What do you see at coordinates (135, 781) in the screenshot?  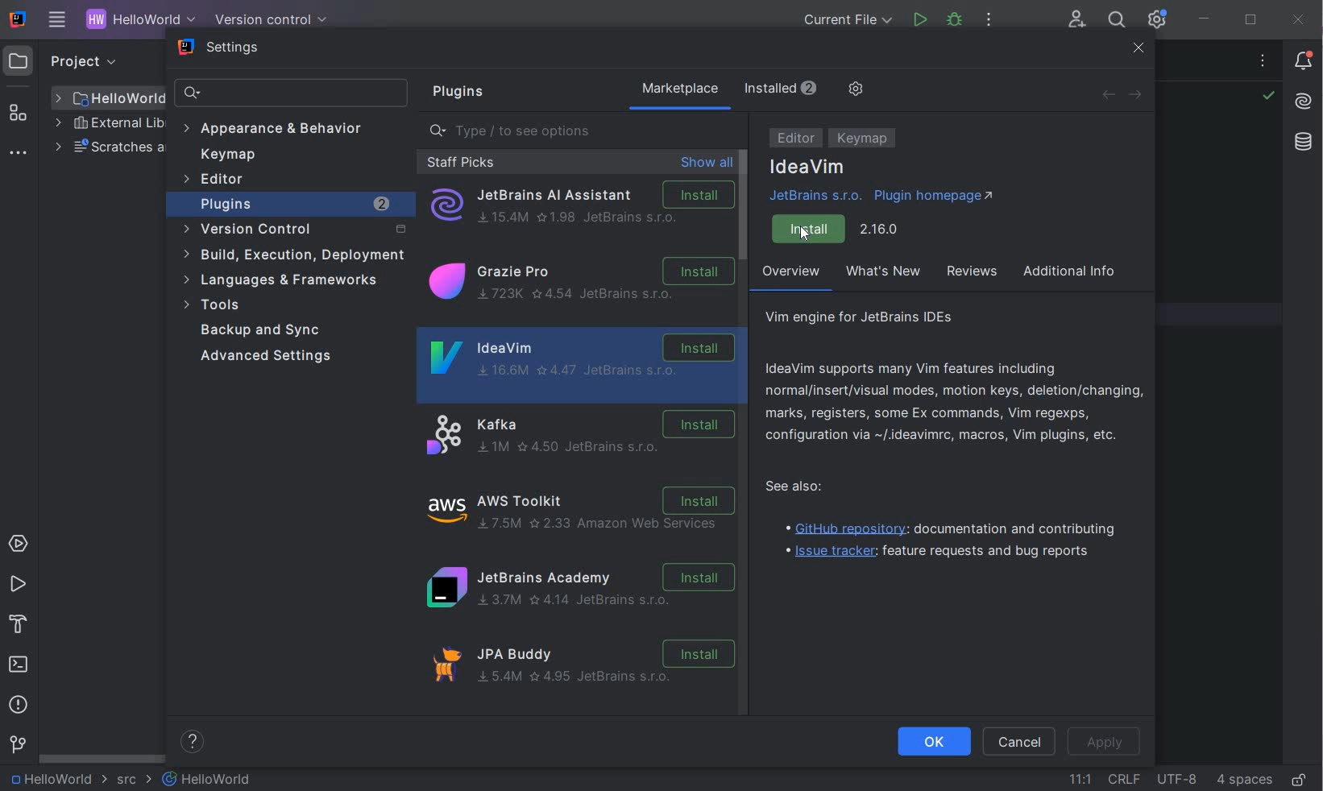 I see `SRC` at bounding box center [135, 781].